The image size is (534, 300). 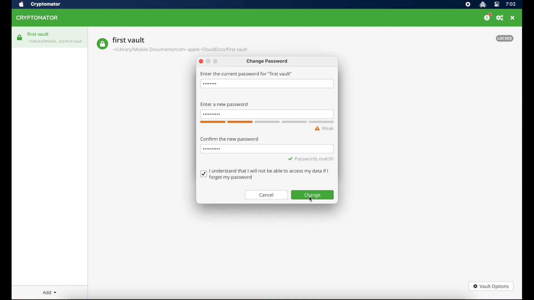 What do you see at coordinates (21, 4) in the screenshot?
I see `apple icon` at bounding box center [21, 4].